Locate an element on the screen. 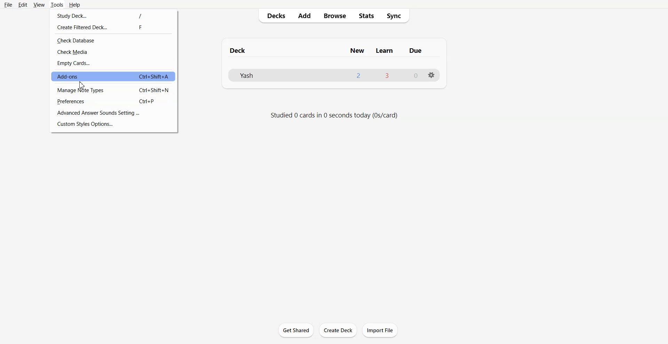  Learn is located at coordinates (384, 50).